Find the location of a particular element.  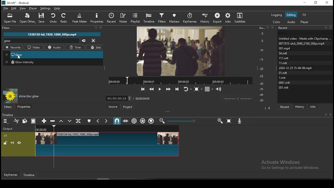

zoom timeline out is located at coordinates (220, 121).